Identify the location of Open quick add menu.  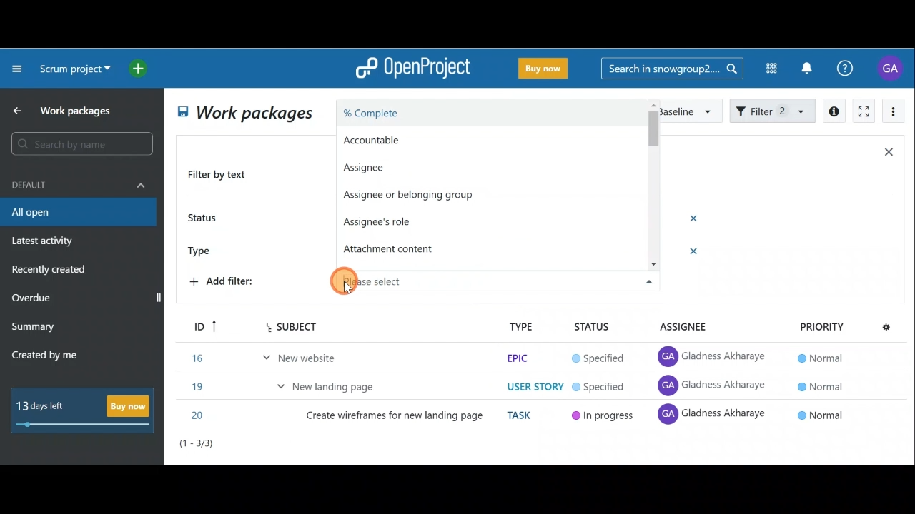
(141, 69).